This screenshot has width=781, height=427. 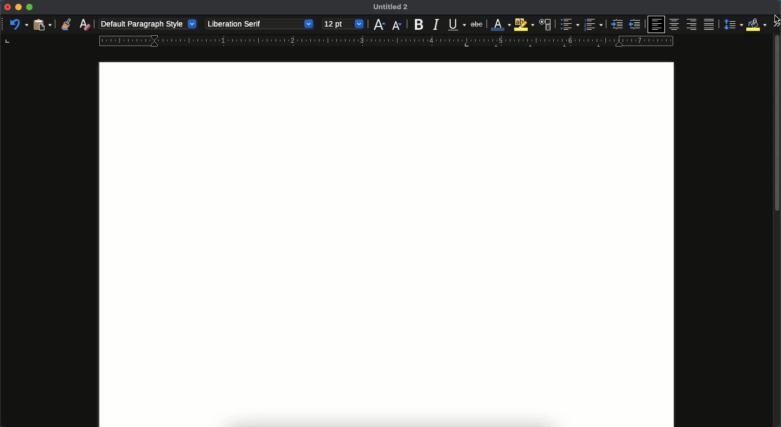 I want to click on close, so click(x=7, y=7).